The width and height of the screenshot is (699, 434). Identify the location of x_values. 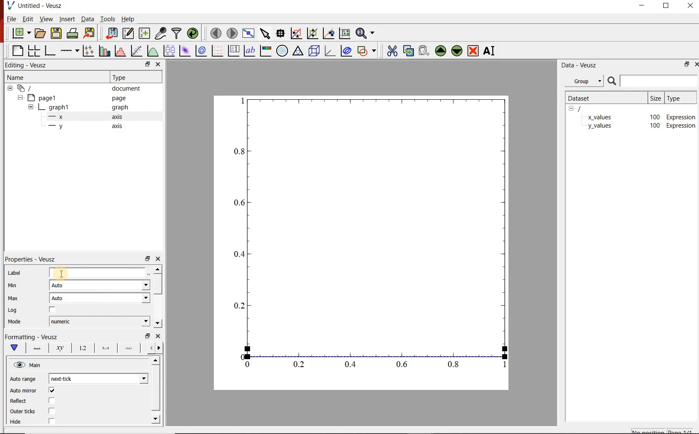
(600, 116).